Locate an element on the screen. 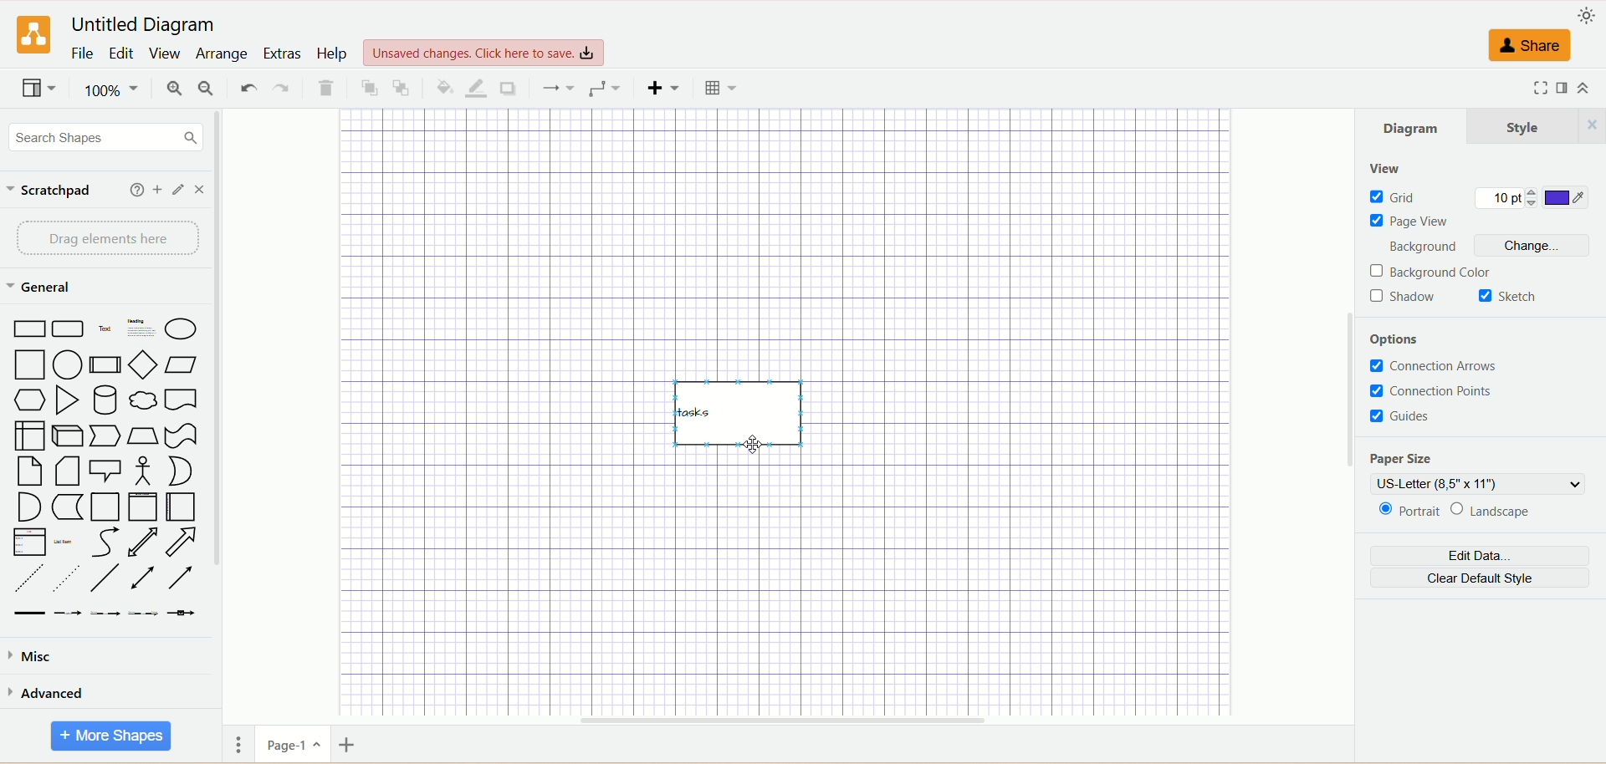 This screenshot has width=1606, height=764. Arrow with Double Break is located at coordinates (107, 615).